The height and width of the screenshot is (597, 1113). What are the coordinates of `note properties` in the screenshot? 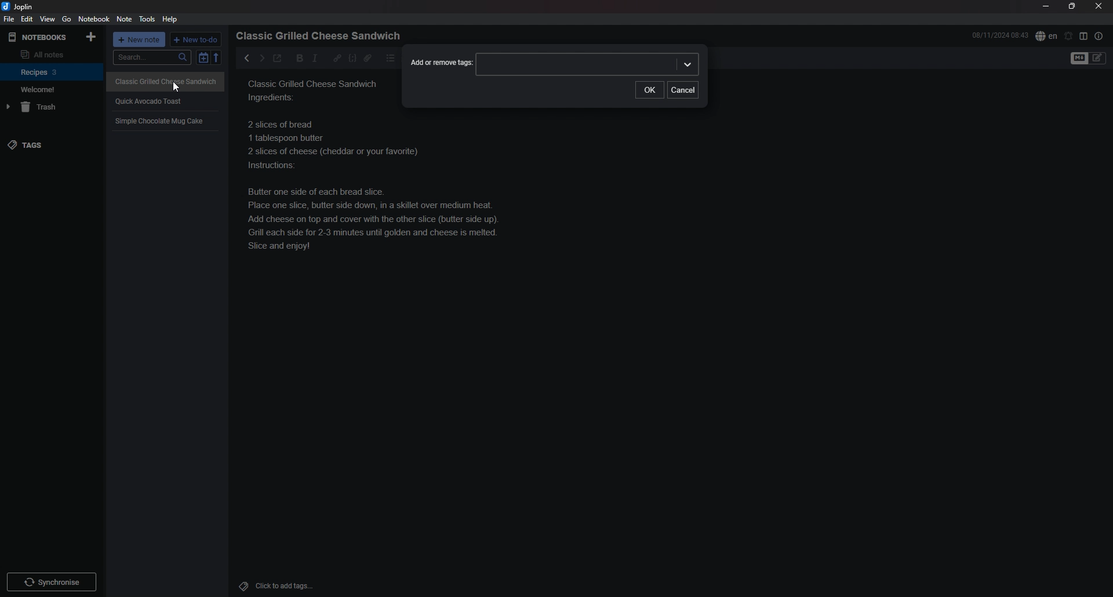 It's located at (1099, 36).